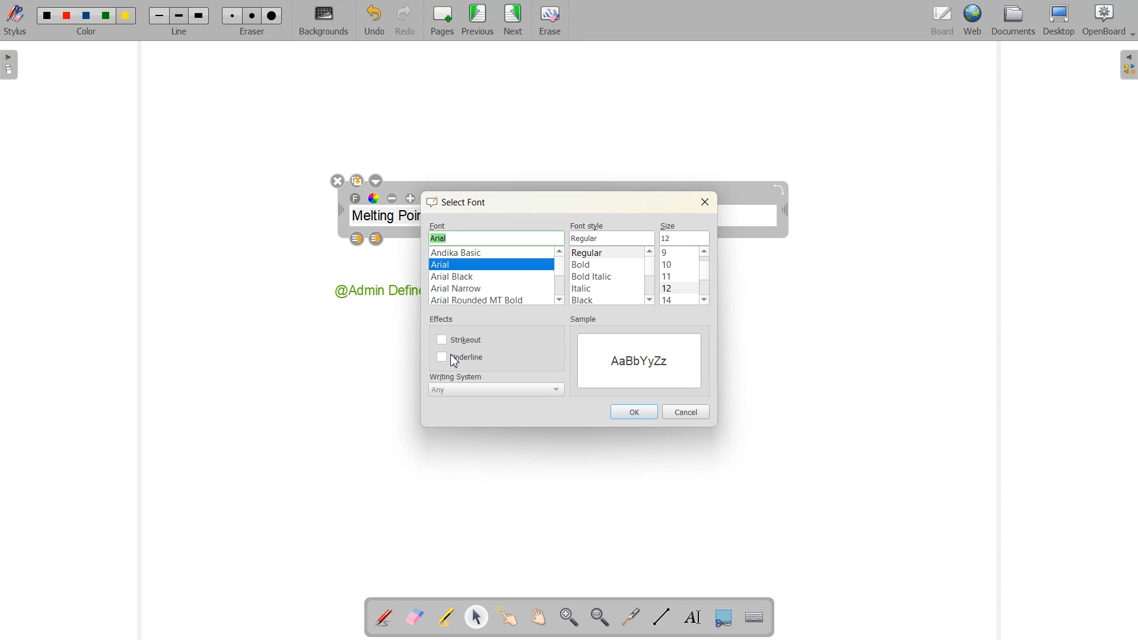  Describe the element at coordinates (376, 180) in the screenshot. I see `Dropdown box` at that location.